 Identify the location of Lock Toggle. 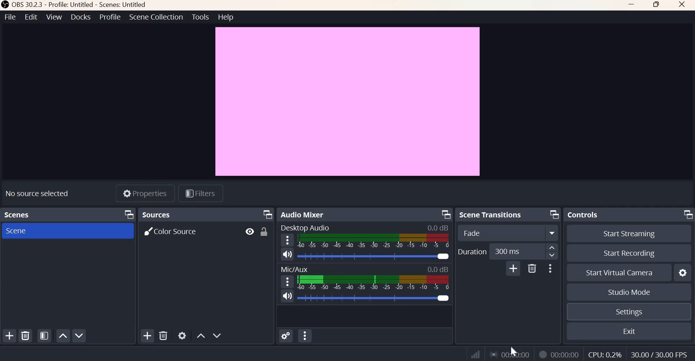
(265, 232).